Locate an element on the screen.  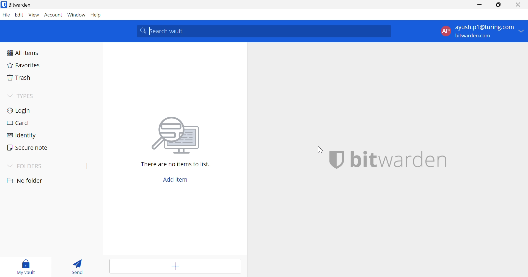
Identity is located at coordinates (22, 135).